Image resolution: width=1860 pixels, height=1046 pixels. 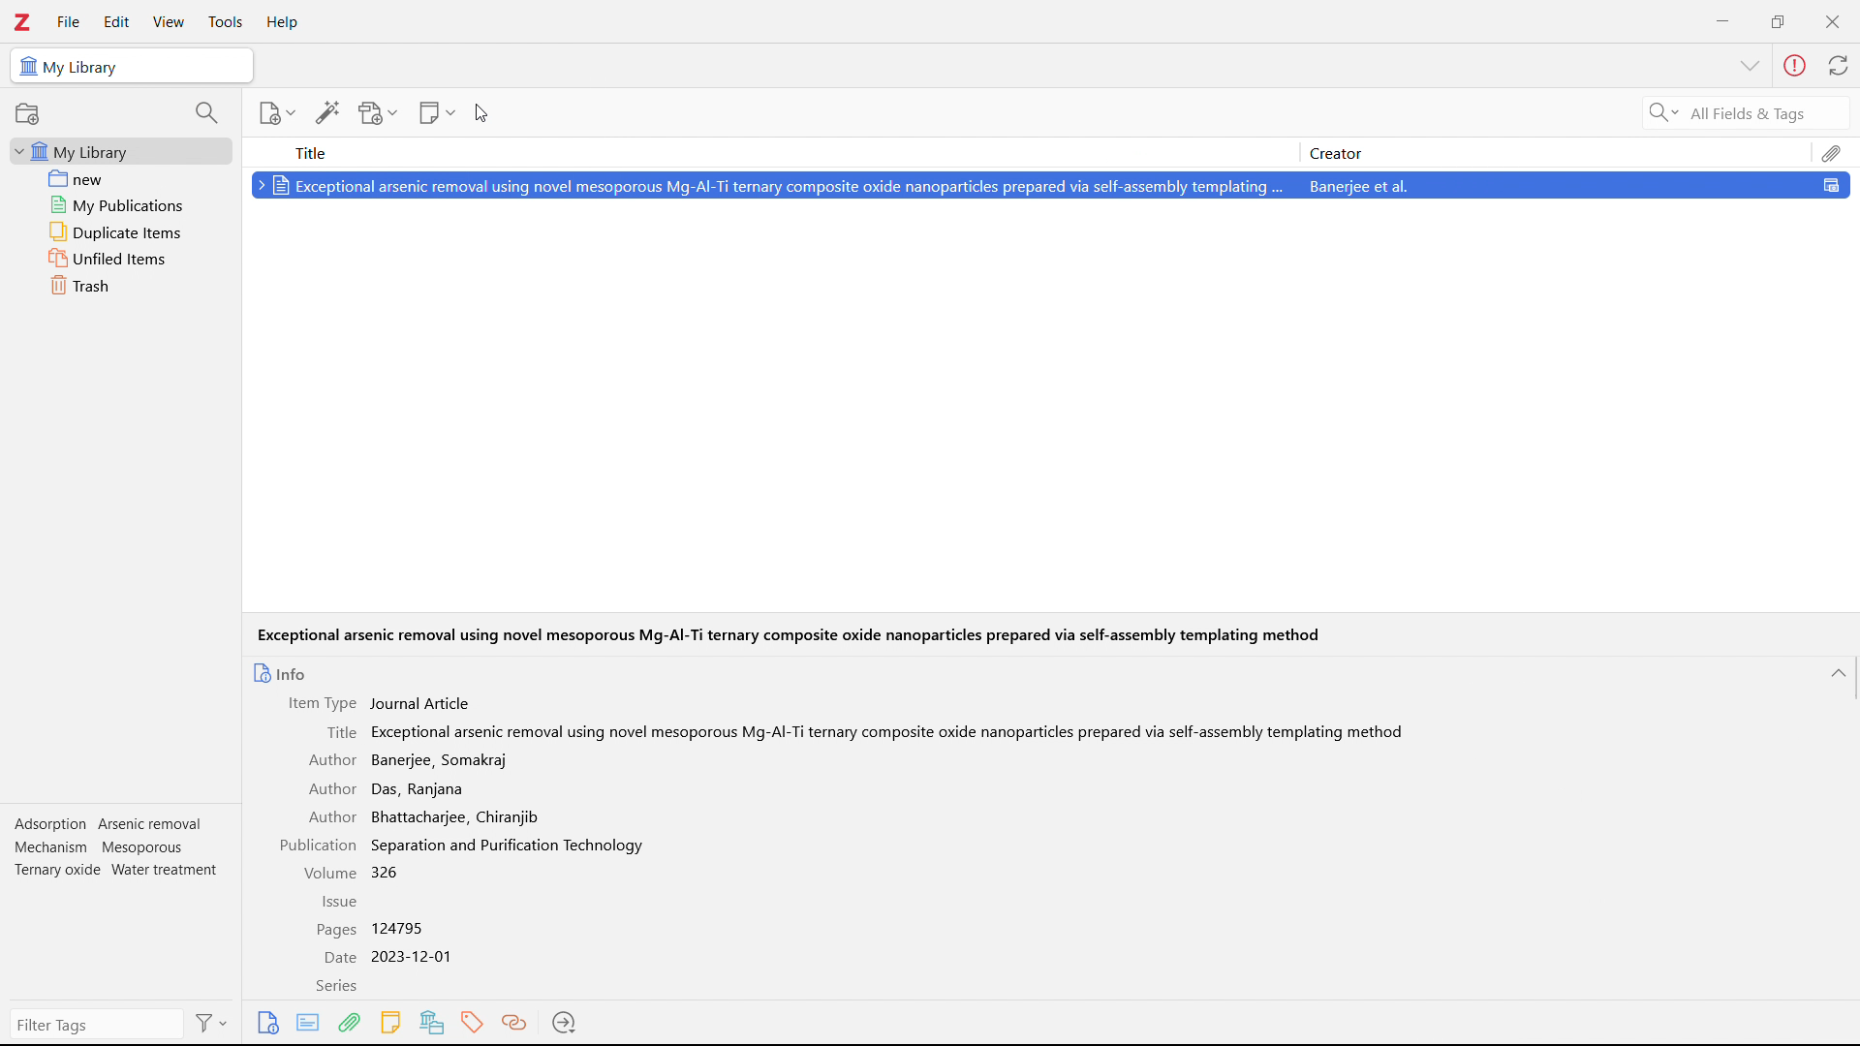 I want to click on my publications, so click(x=120, y=204).